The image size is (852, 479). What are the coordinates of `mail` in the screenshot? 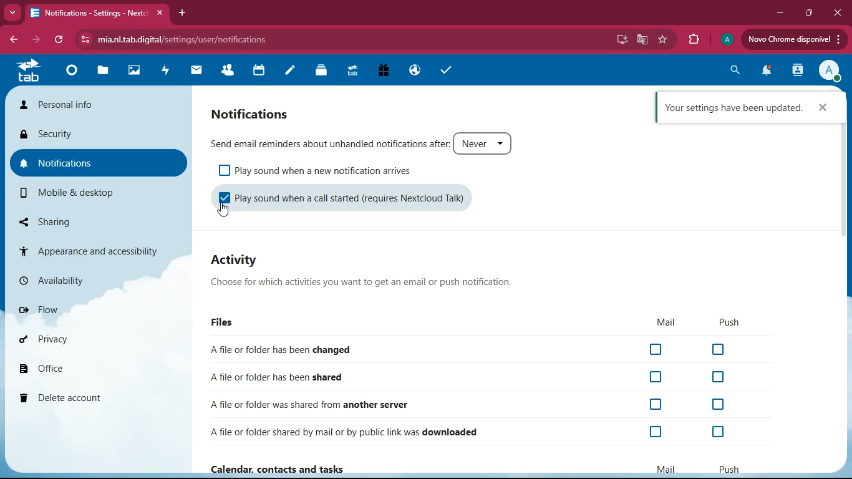 It's located at (666, 468).